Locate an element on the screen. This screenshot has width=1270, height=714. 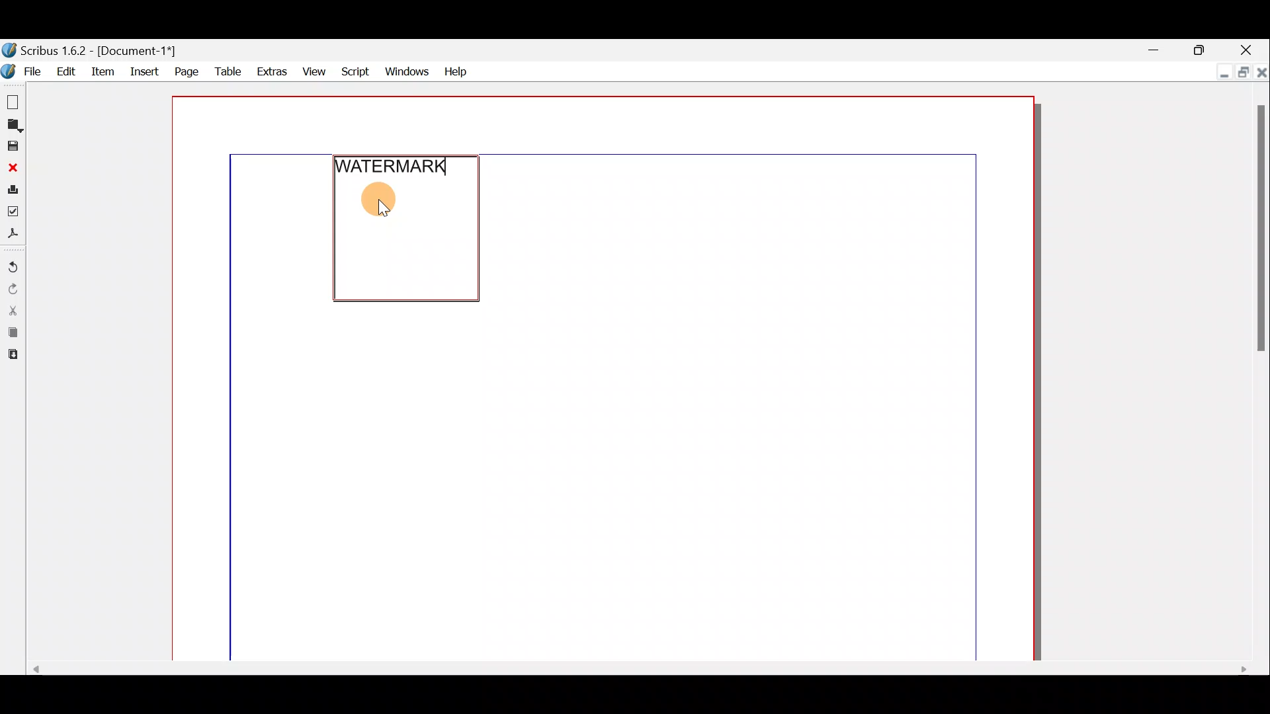
CIRCLE is located at coordinates (380, 199).